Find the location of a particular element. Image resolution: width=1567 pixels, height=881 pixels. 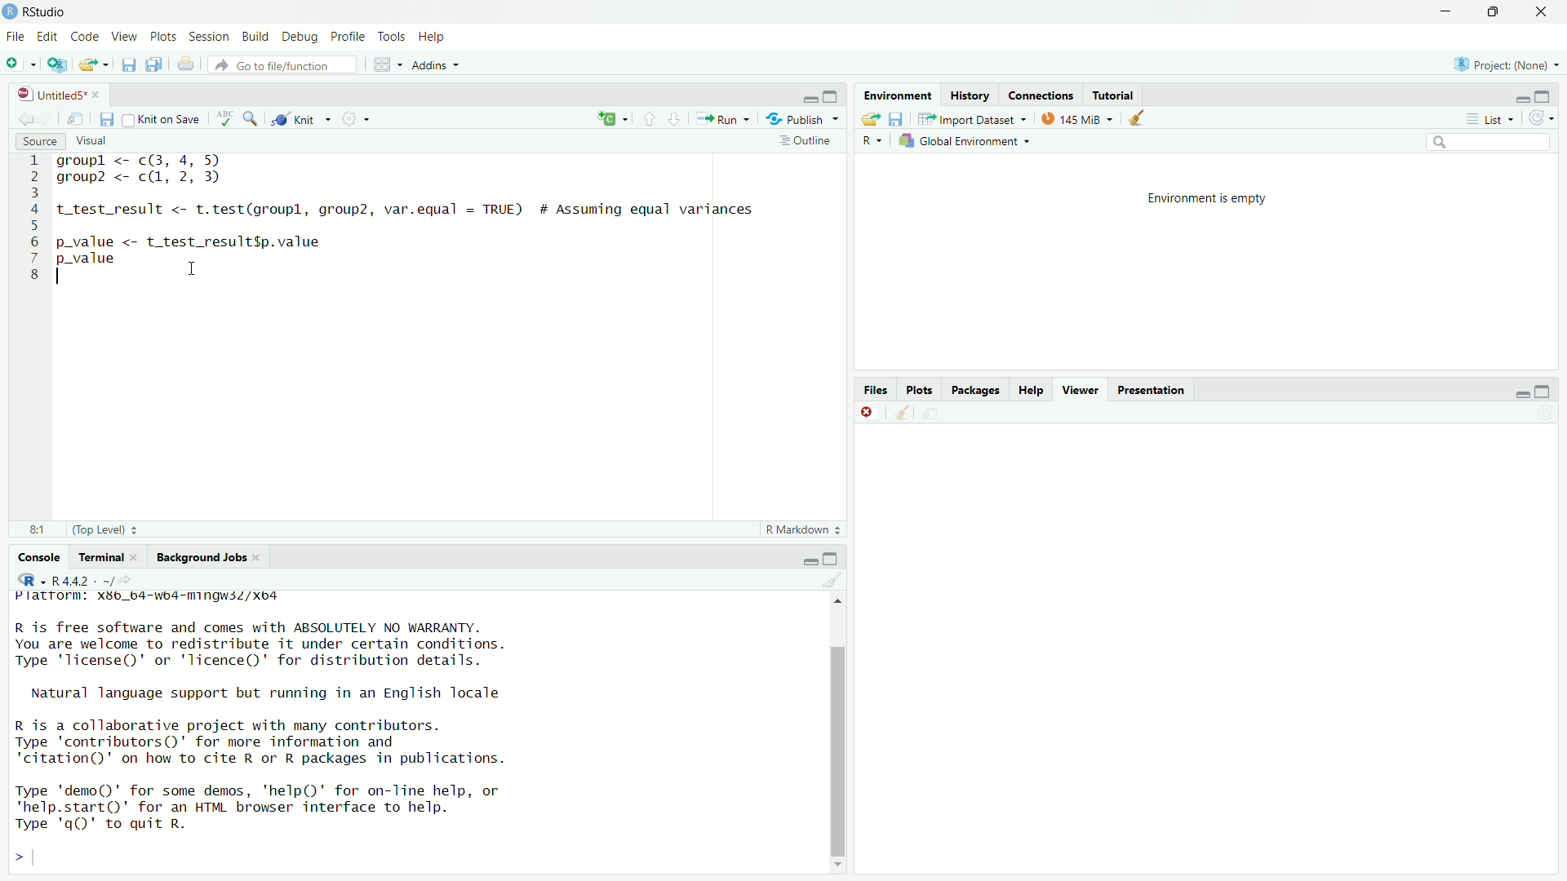

search is located at coordinates (251, 117).